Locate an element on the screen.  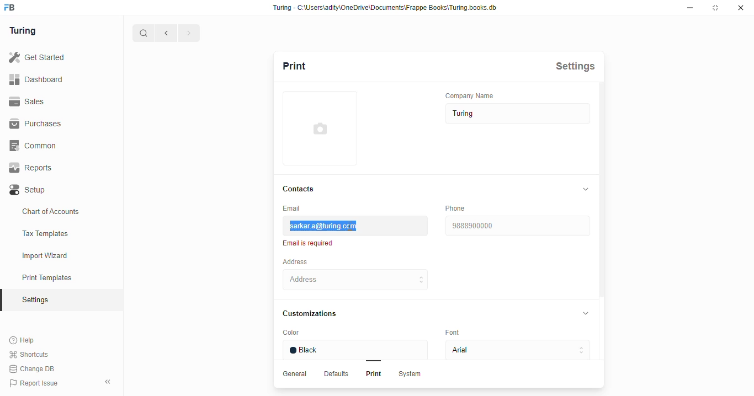
Change DB is located at coordinates (31, 369).